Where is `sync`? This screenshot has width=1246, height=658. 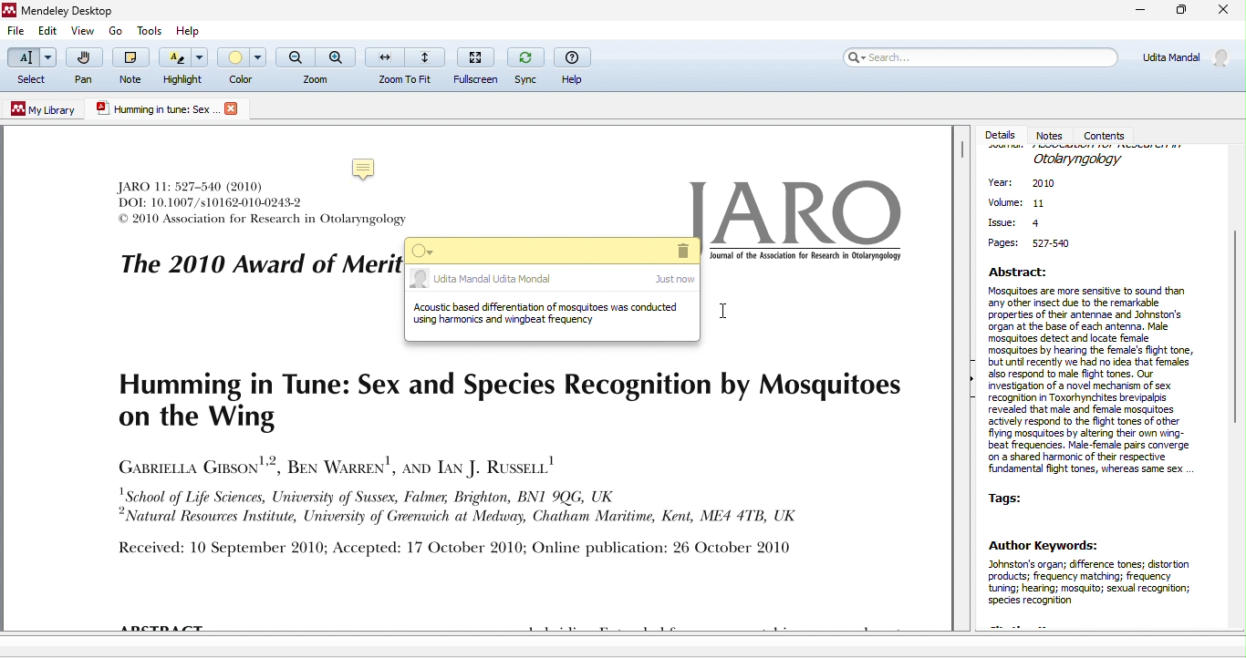 sync is located at coordinates (524, 65).